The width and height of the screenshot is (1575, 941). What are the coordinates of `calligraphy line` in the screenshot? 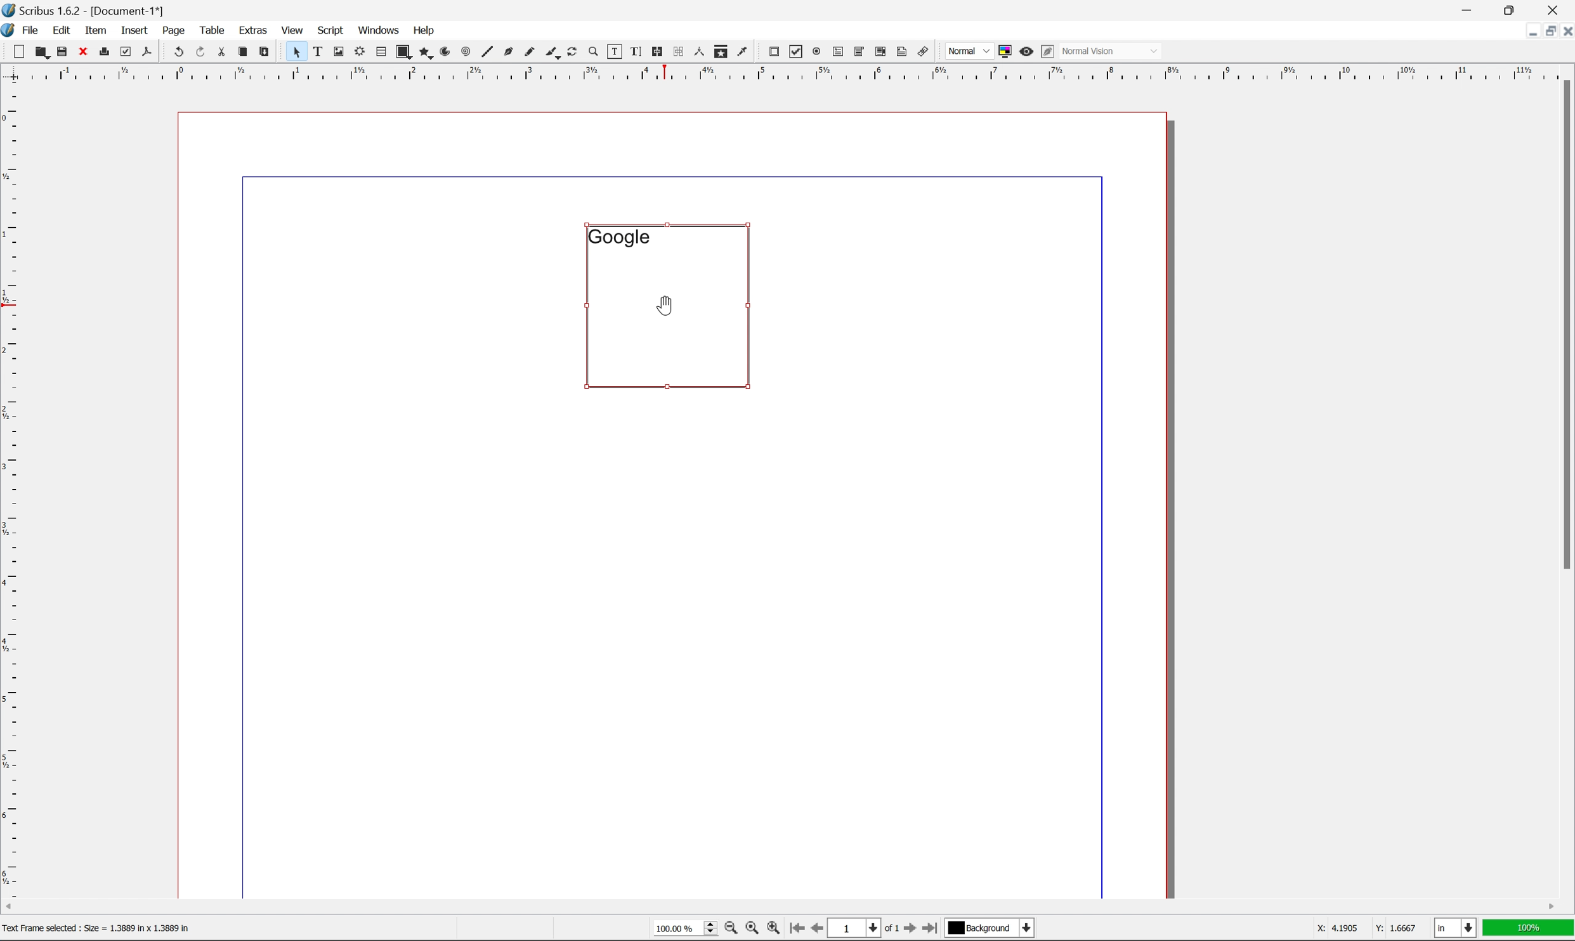 It's located at (552, 51).